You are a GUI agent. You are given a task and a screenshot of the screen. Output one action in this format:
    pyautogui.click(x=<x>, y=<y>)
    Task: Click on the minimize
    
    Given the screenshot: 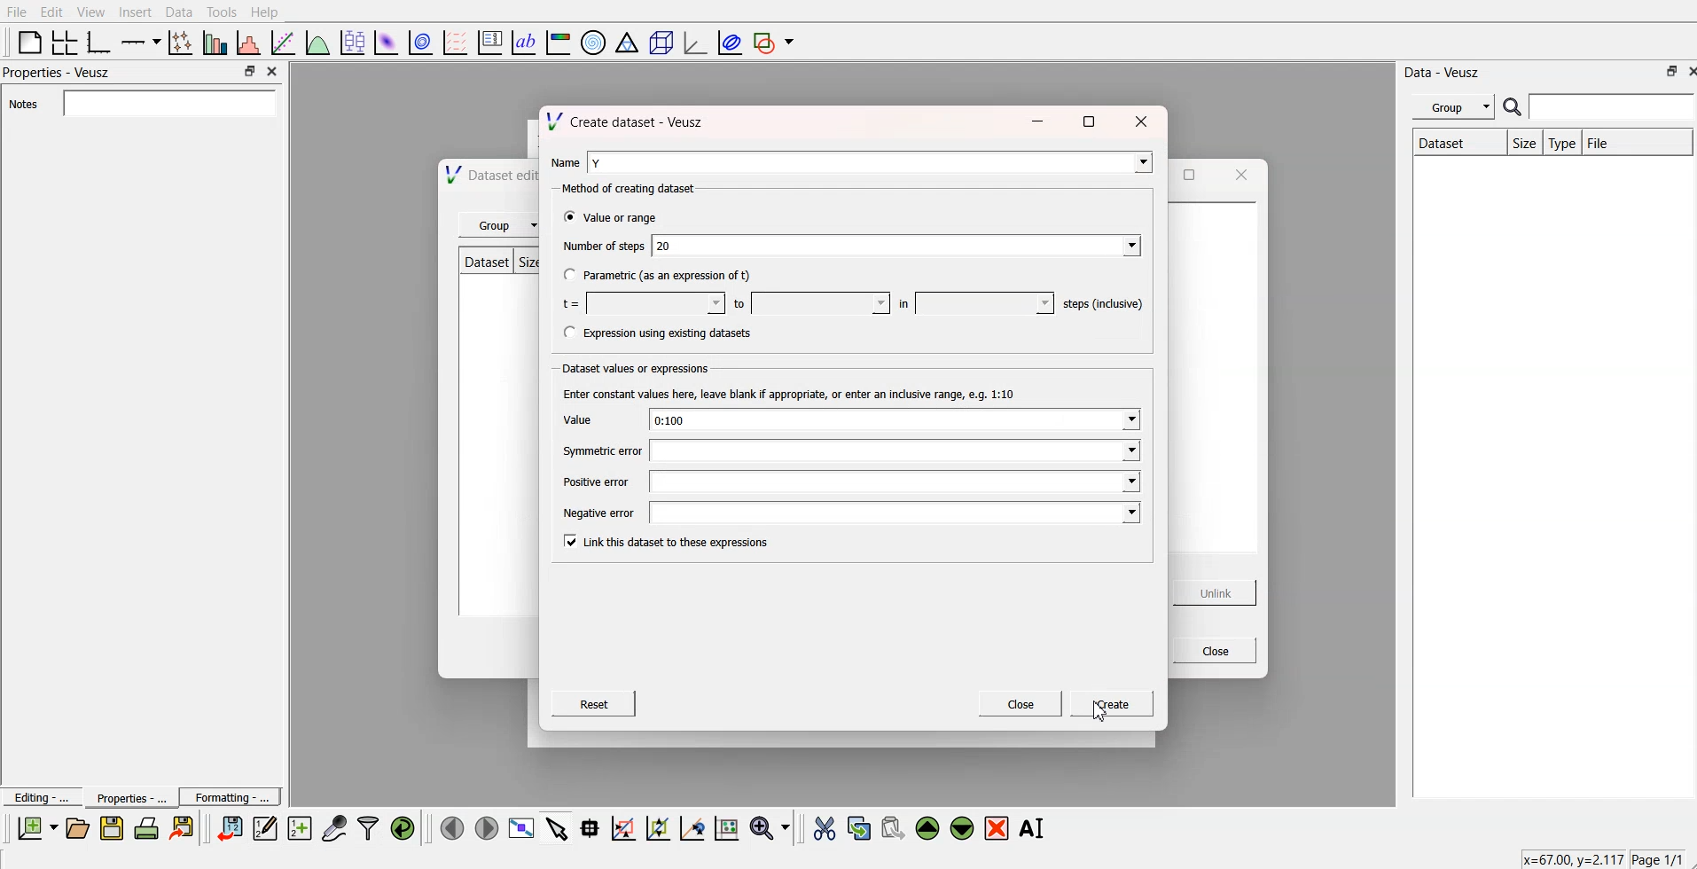 What is the action you would take?
    pyautogui.click(x=1036, y=125)
    